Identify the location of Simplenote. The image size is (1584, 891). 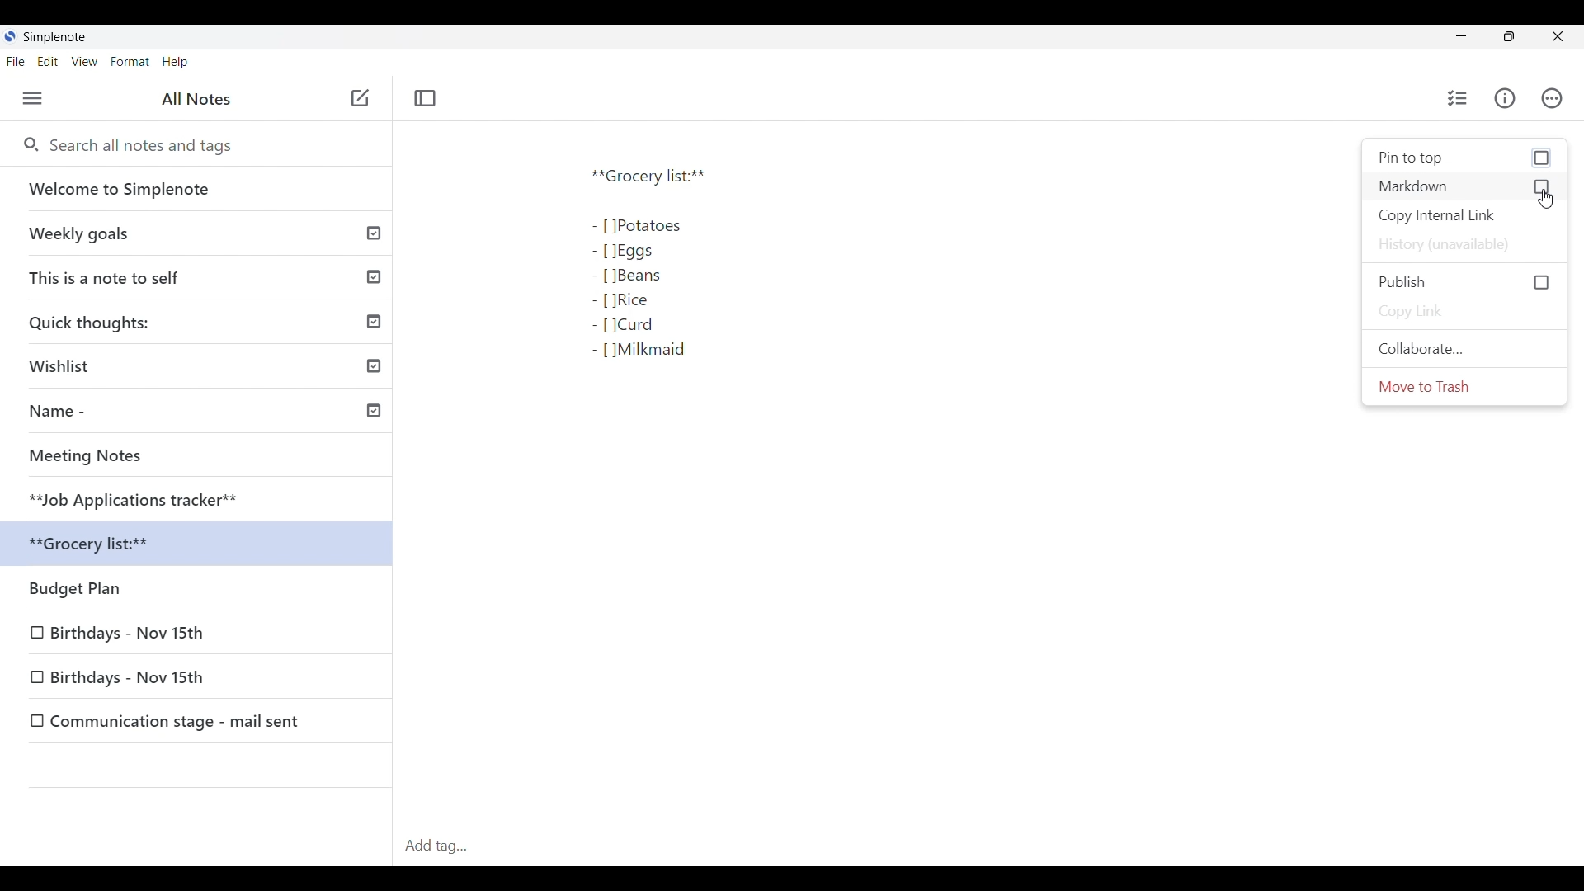
(51, 36).